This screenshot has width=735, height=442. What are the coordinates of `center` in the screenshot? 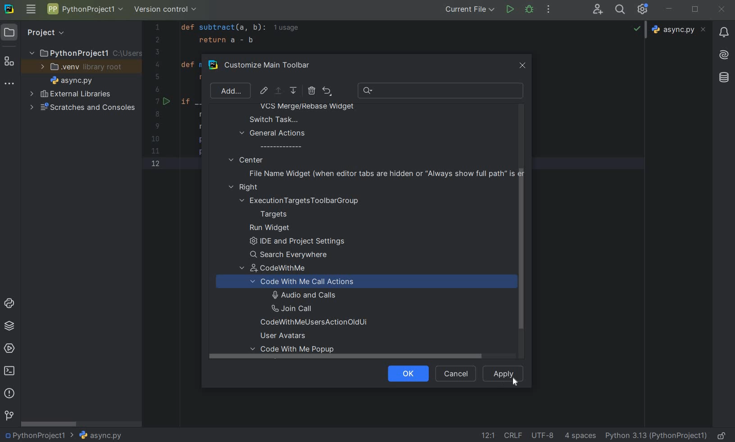 It's located at (246, 159).